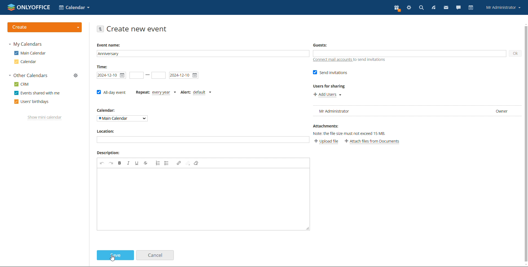 The height and width of the screenshot is (267, 528). Describe the element at coordinates (123, 118) in the screenshot. I see `select calendar` at that location.